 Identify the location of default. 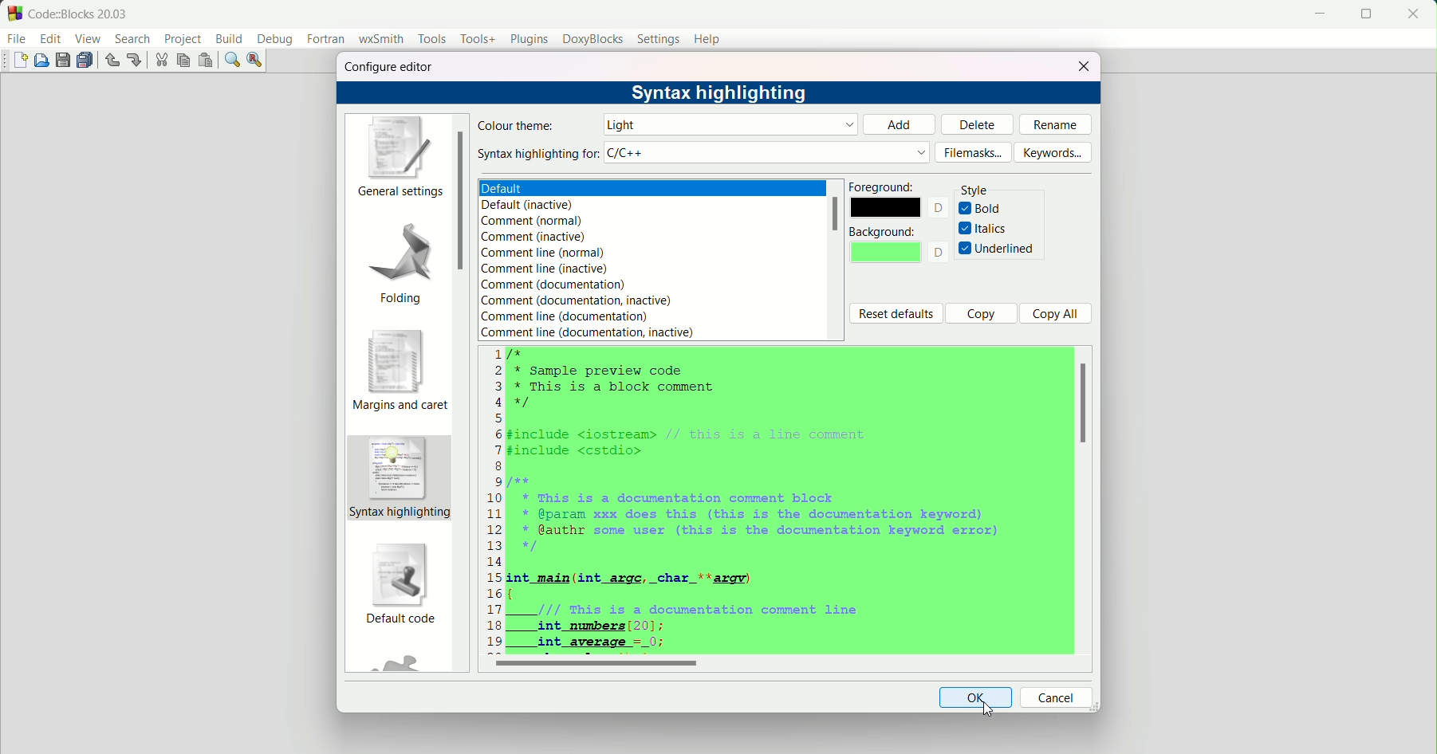
(729, 124).